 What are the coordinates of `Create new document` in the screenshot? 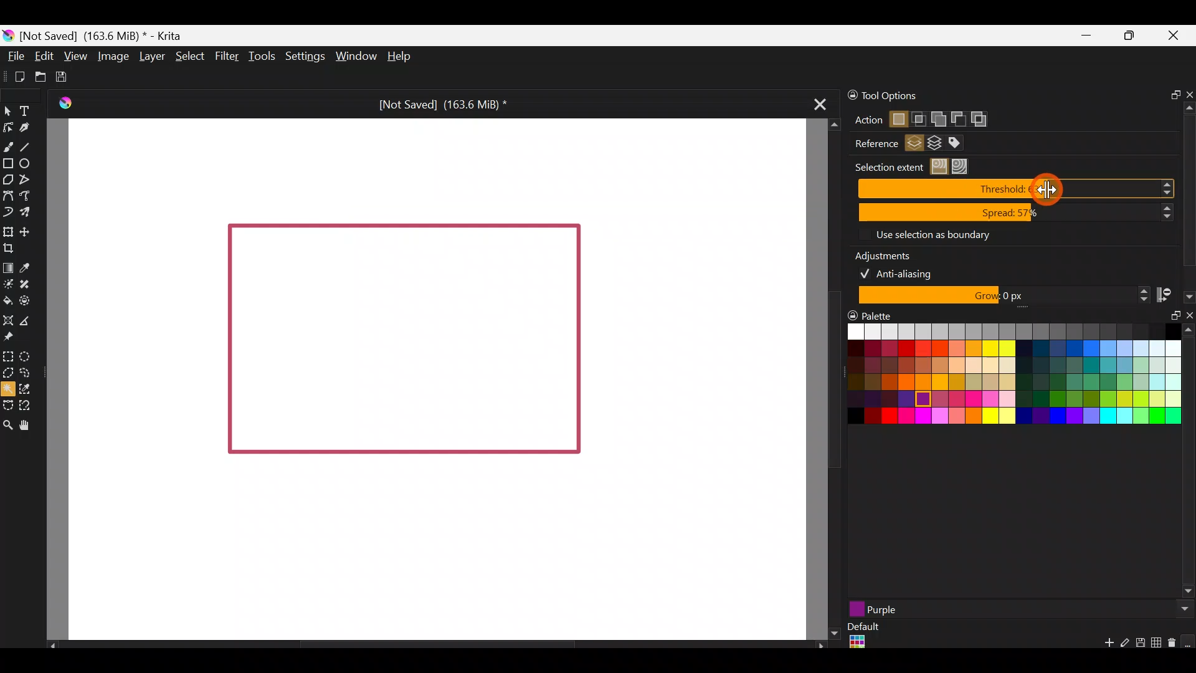 It's located at (15, 75).